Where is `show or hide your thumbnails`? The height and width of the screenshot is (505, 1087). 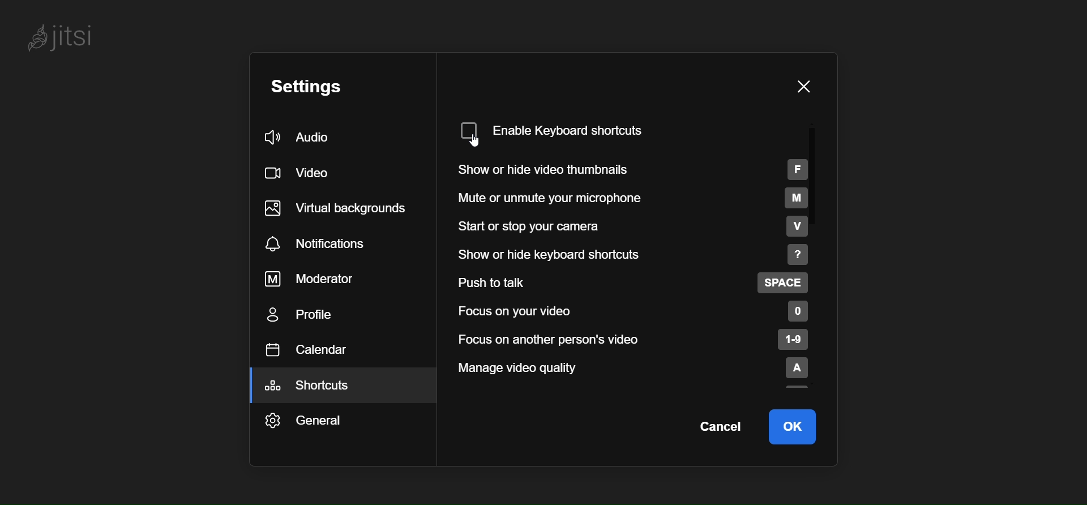
show or hide your thumbnails is located at coordinates (639, 168).